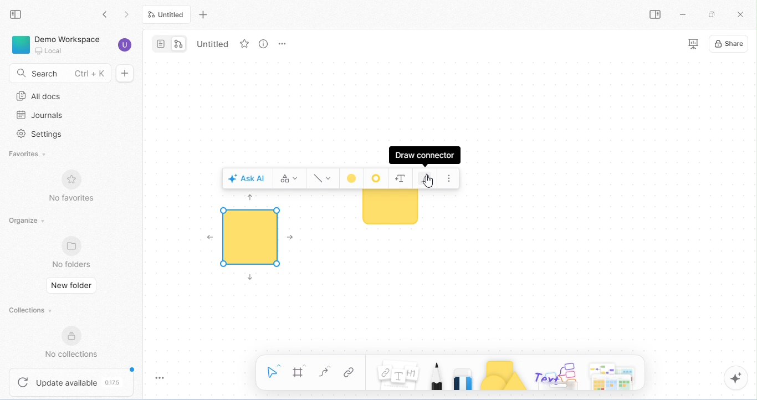 The image size is (757, 400). Describe the element at coordinates (464, 375) in the screenshot. I see `eraser` at that location.